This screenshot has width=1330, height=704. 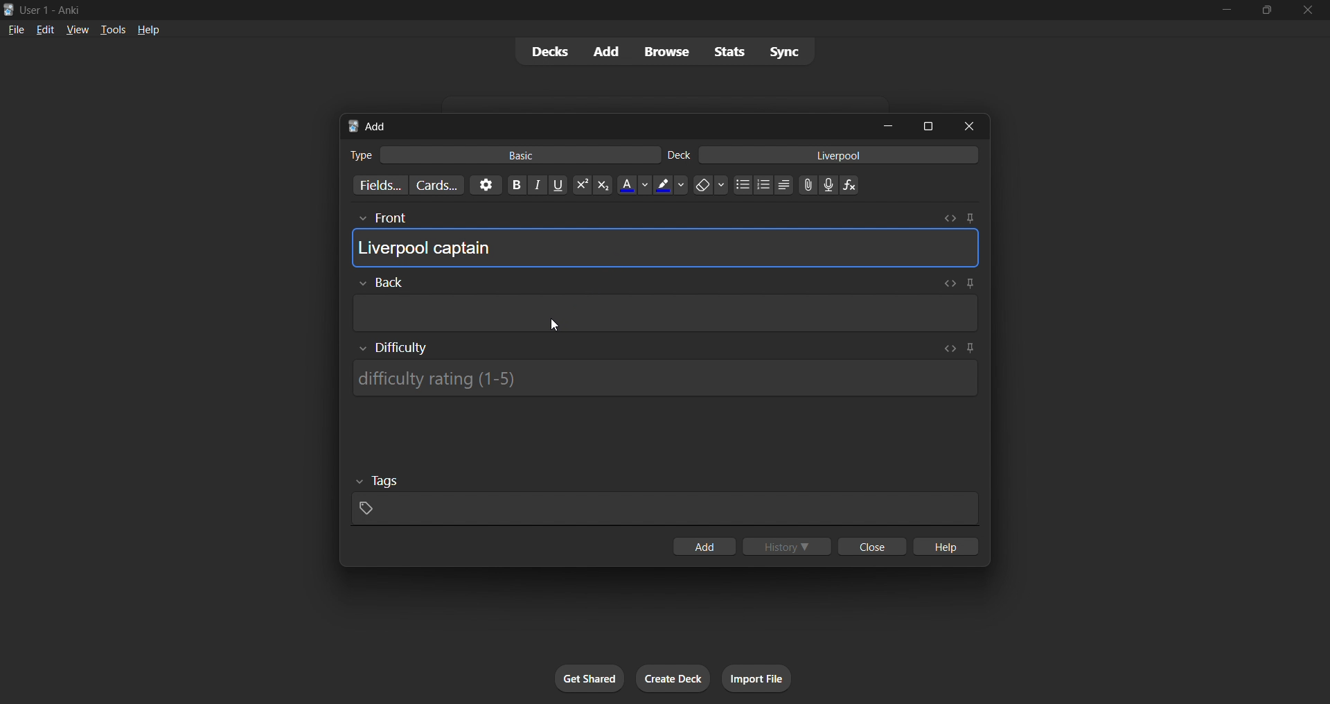 What do you see at coordinates (670, 185) in the screenshot?
I see `Text highlighting color` at bounding box center [670, 185].